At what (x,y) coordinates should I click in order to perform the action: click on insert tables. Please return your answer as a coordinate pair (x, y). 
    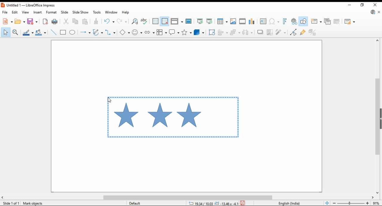
    Looking at the image, I should click on (223, 21).